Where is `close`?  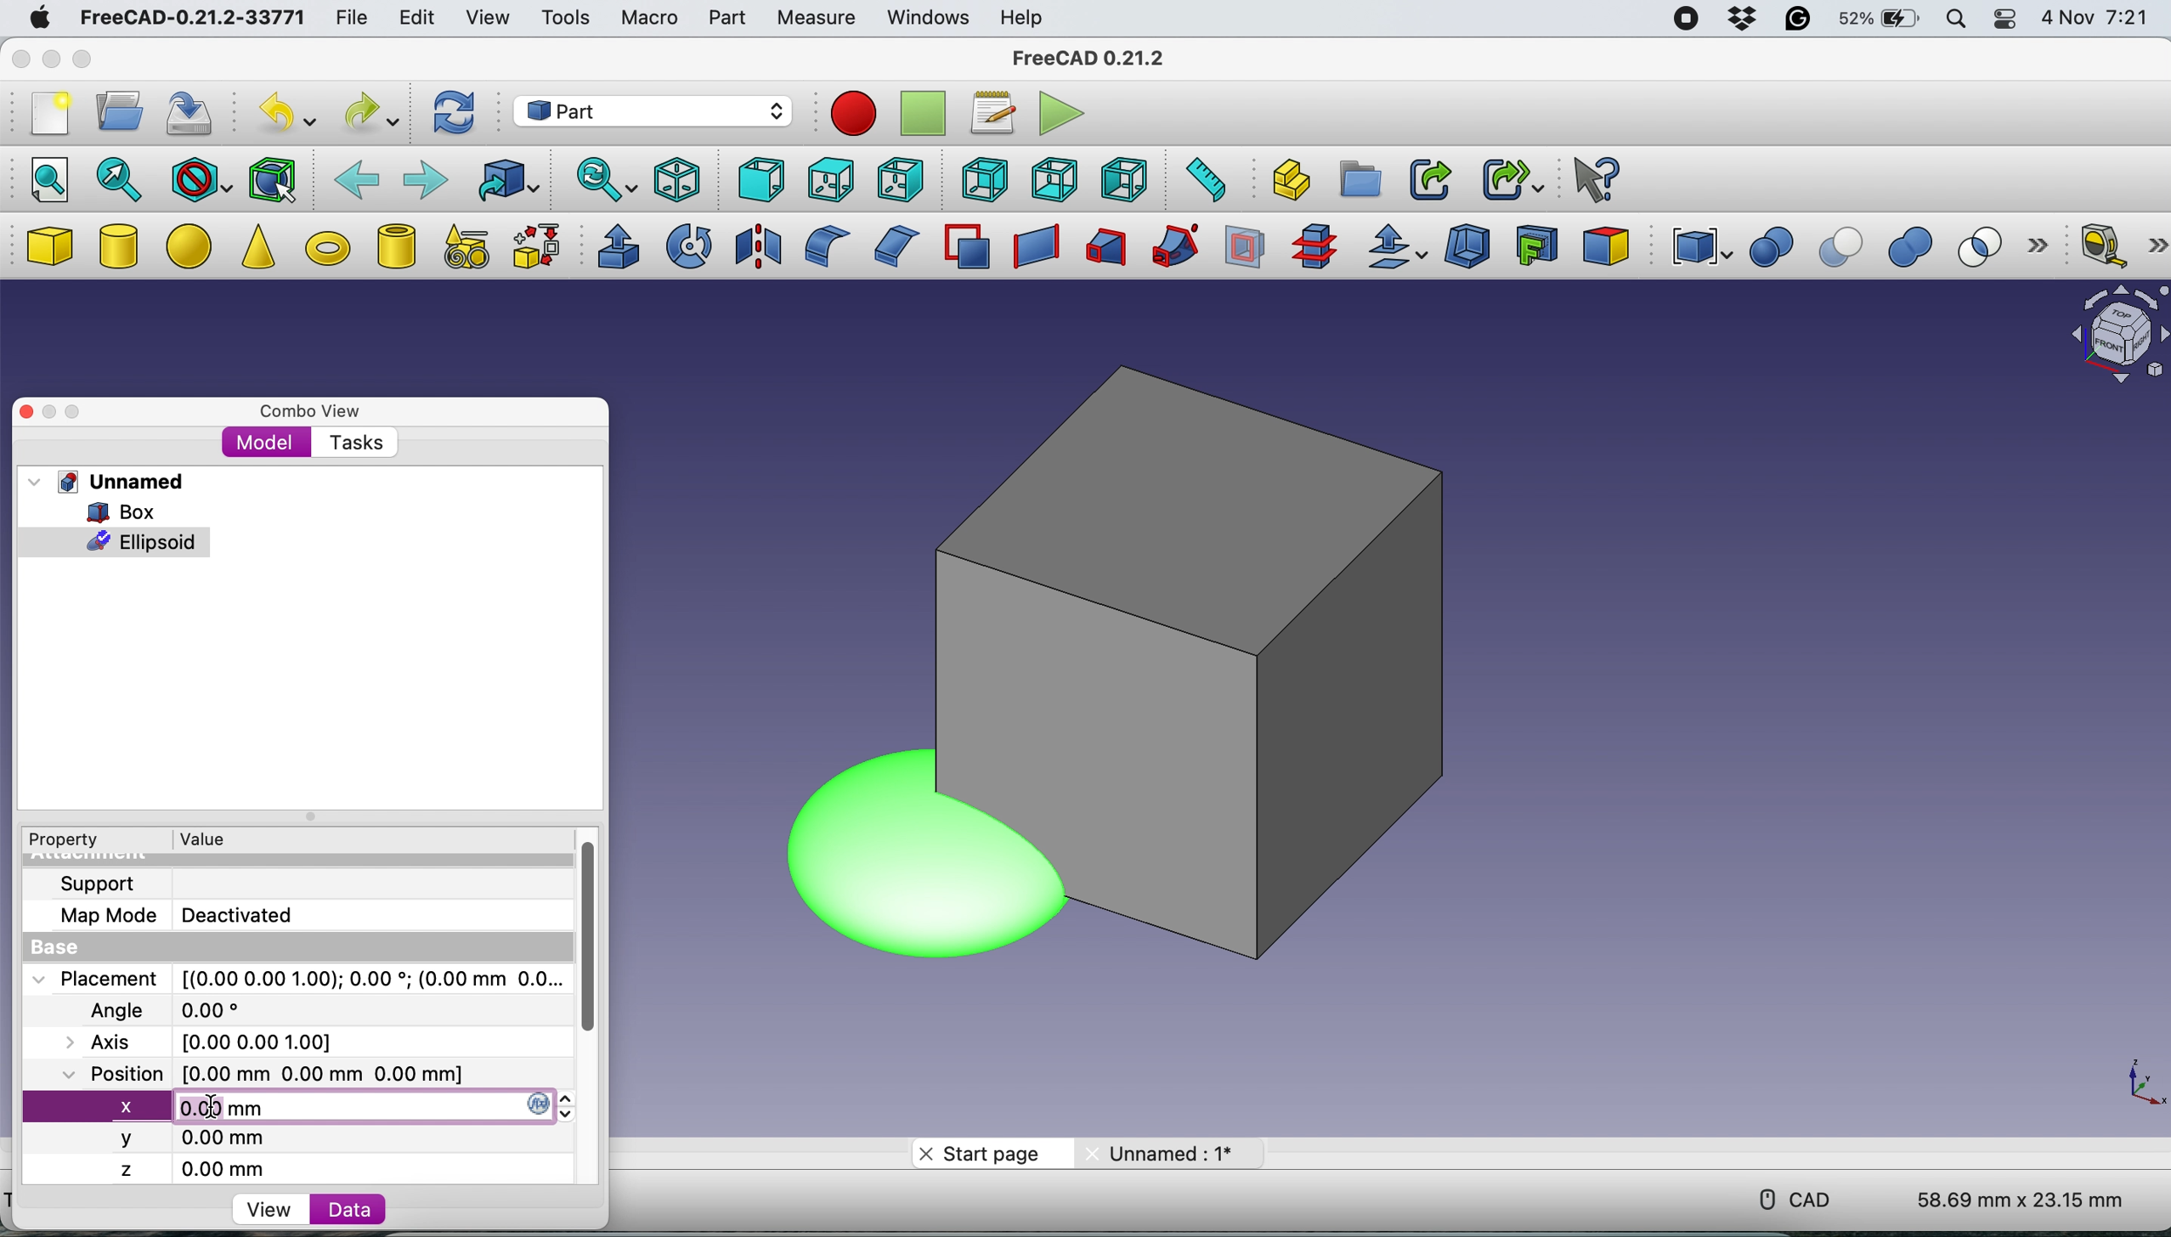 close is located at coordinates (18, 60).